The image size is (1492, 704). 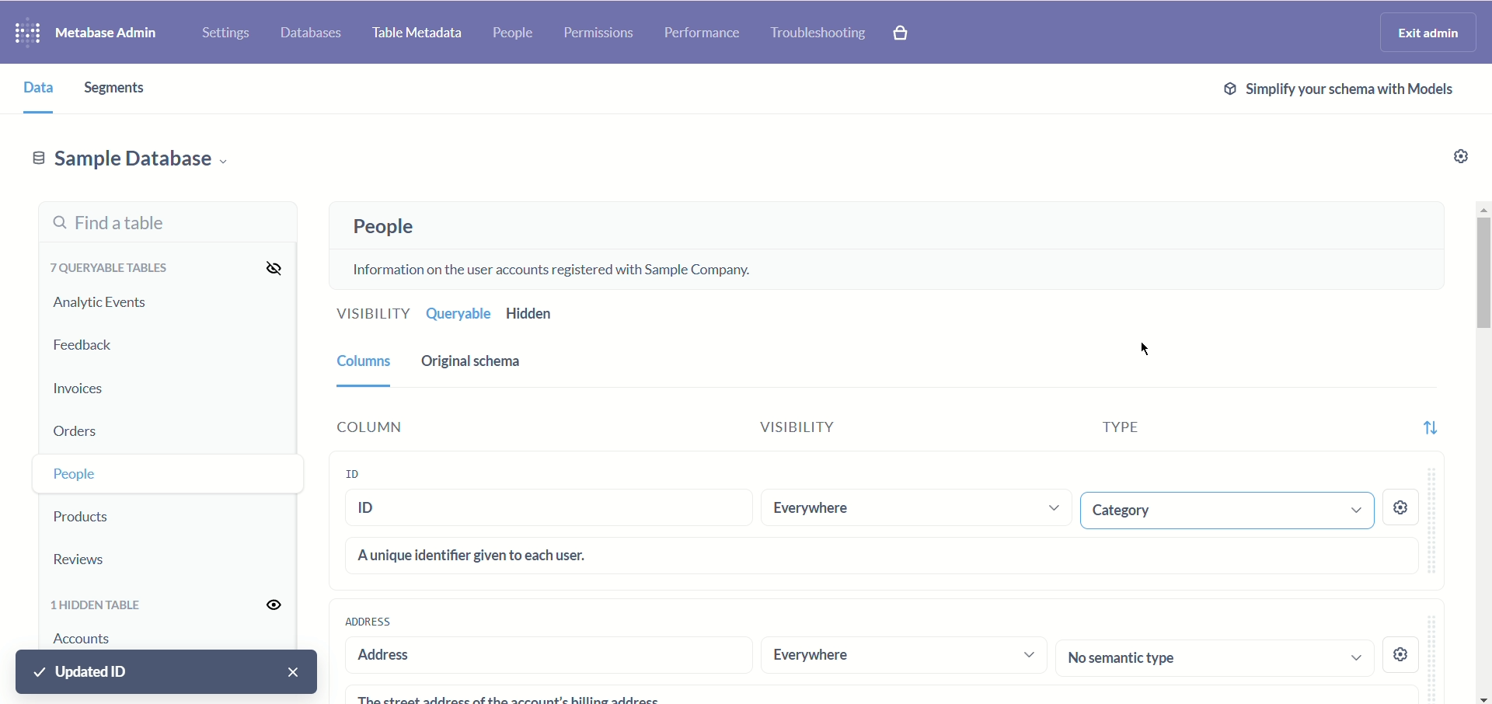 What do you see at coordinates (1429, 423) in the screenshot?
I see `sort` at bounding box center [1429, 423].